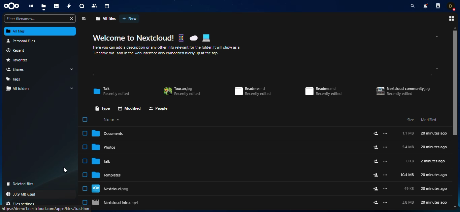 Image resolution: width=460 pixels, height=212 pixels. What do you see at coordinates (408, 133) in the screenshot?
I see `1.1 MB` at bounding box center [408, 133].